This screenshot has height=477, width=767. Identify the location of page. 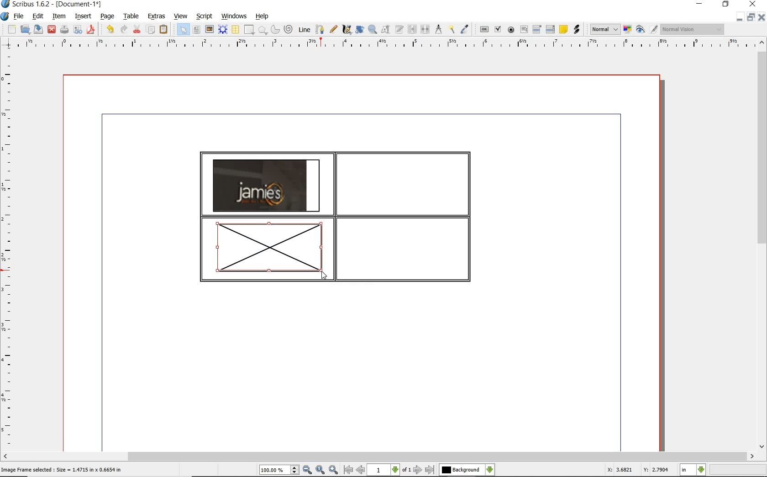
(107, 17).